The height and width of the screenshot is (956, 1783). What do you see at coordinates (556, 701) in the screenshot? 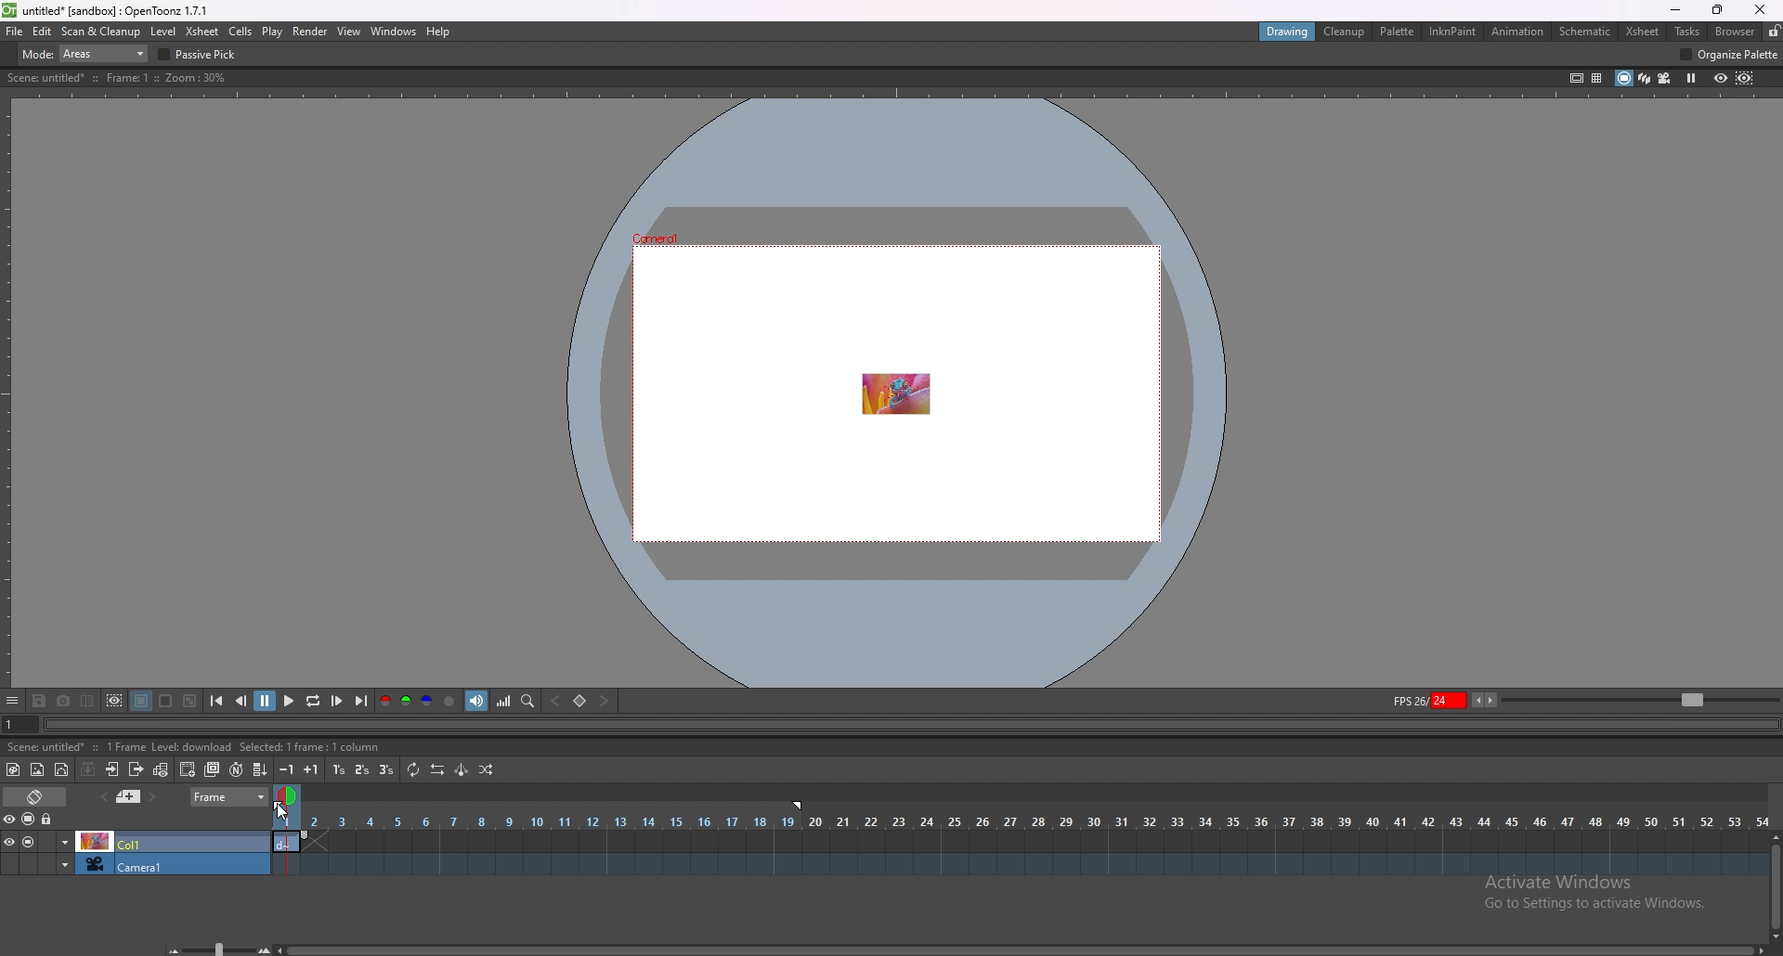
I see `previous key` at bounding box center [556, 701].